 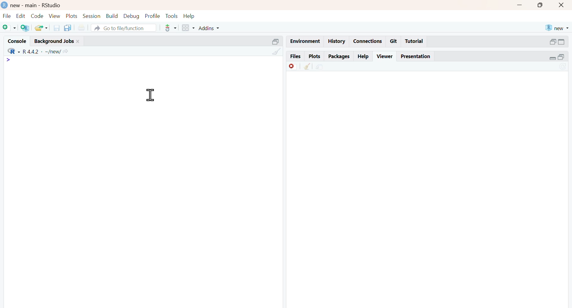 I want to click on code, so click(x=38, y=16).